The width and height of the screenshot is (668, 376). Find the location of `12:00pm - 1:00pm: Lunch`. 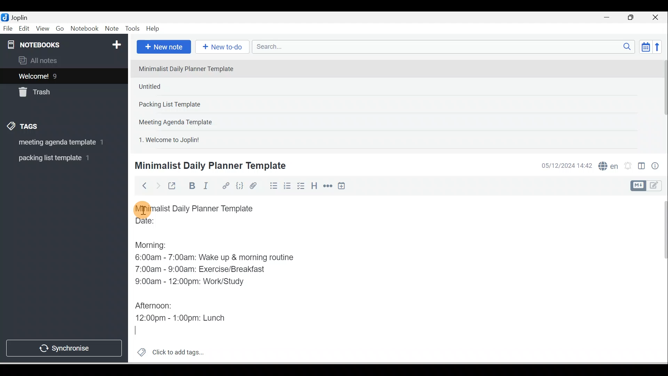

12:00pm - 1:00pm: Lunch is located at coordinates (189, 316).